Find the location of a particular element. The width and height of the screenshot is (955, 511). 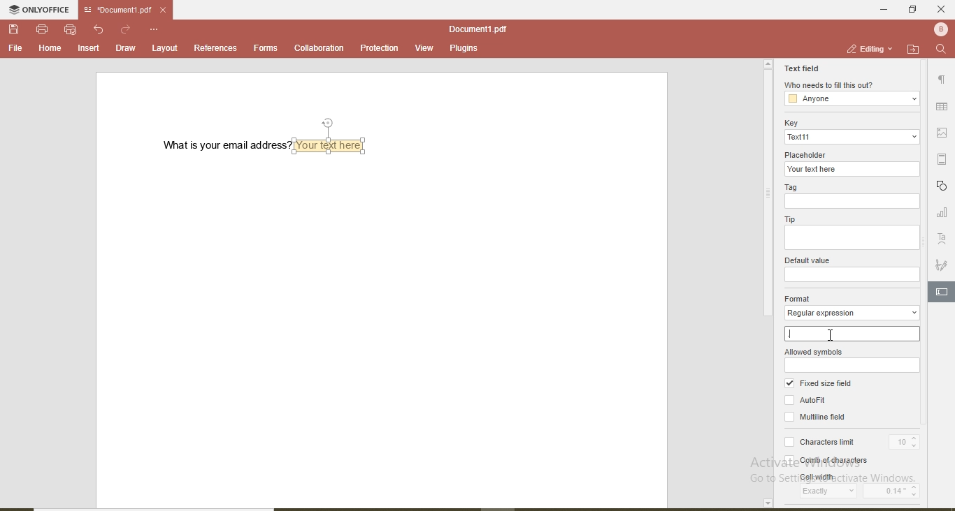

table is located at coordinates (942, 108).